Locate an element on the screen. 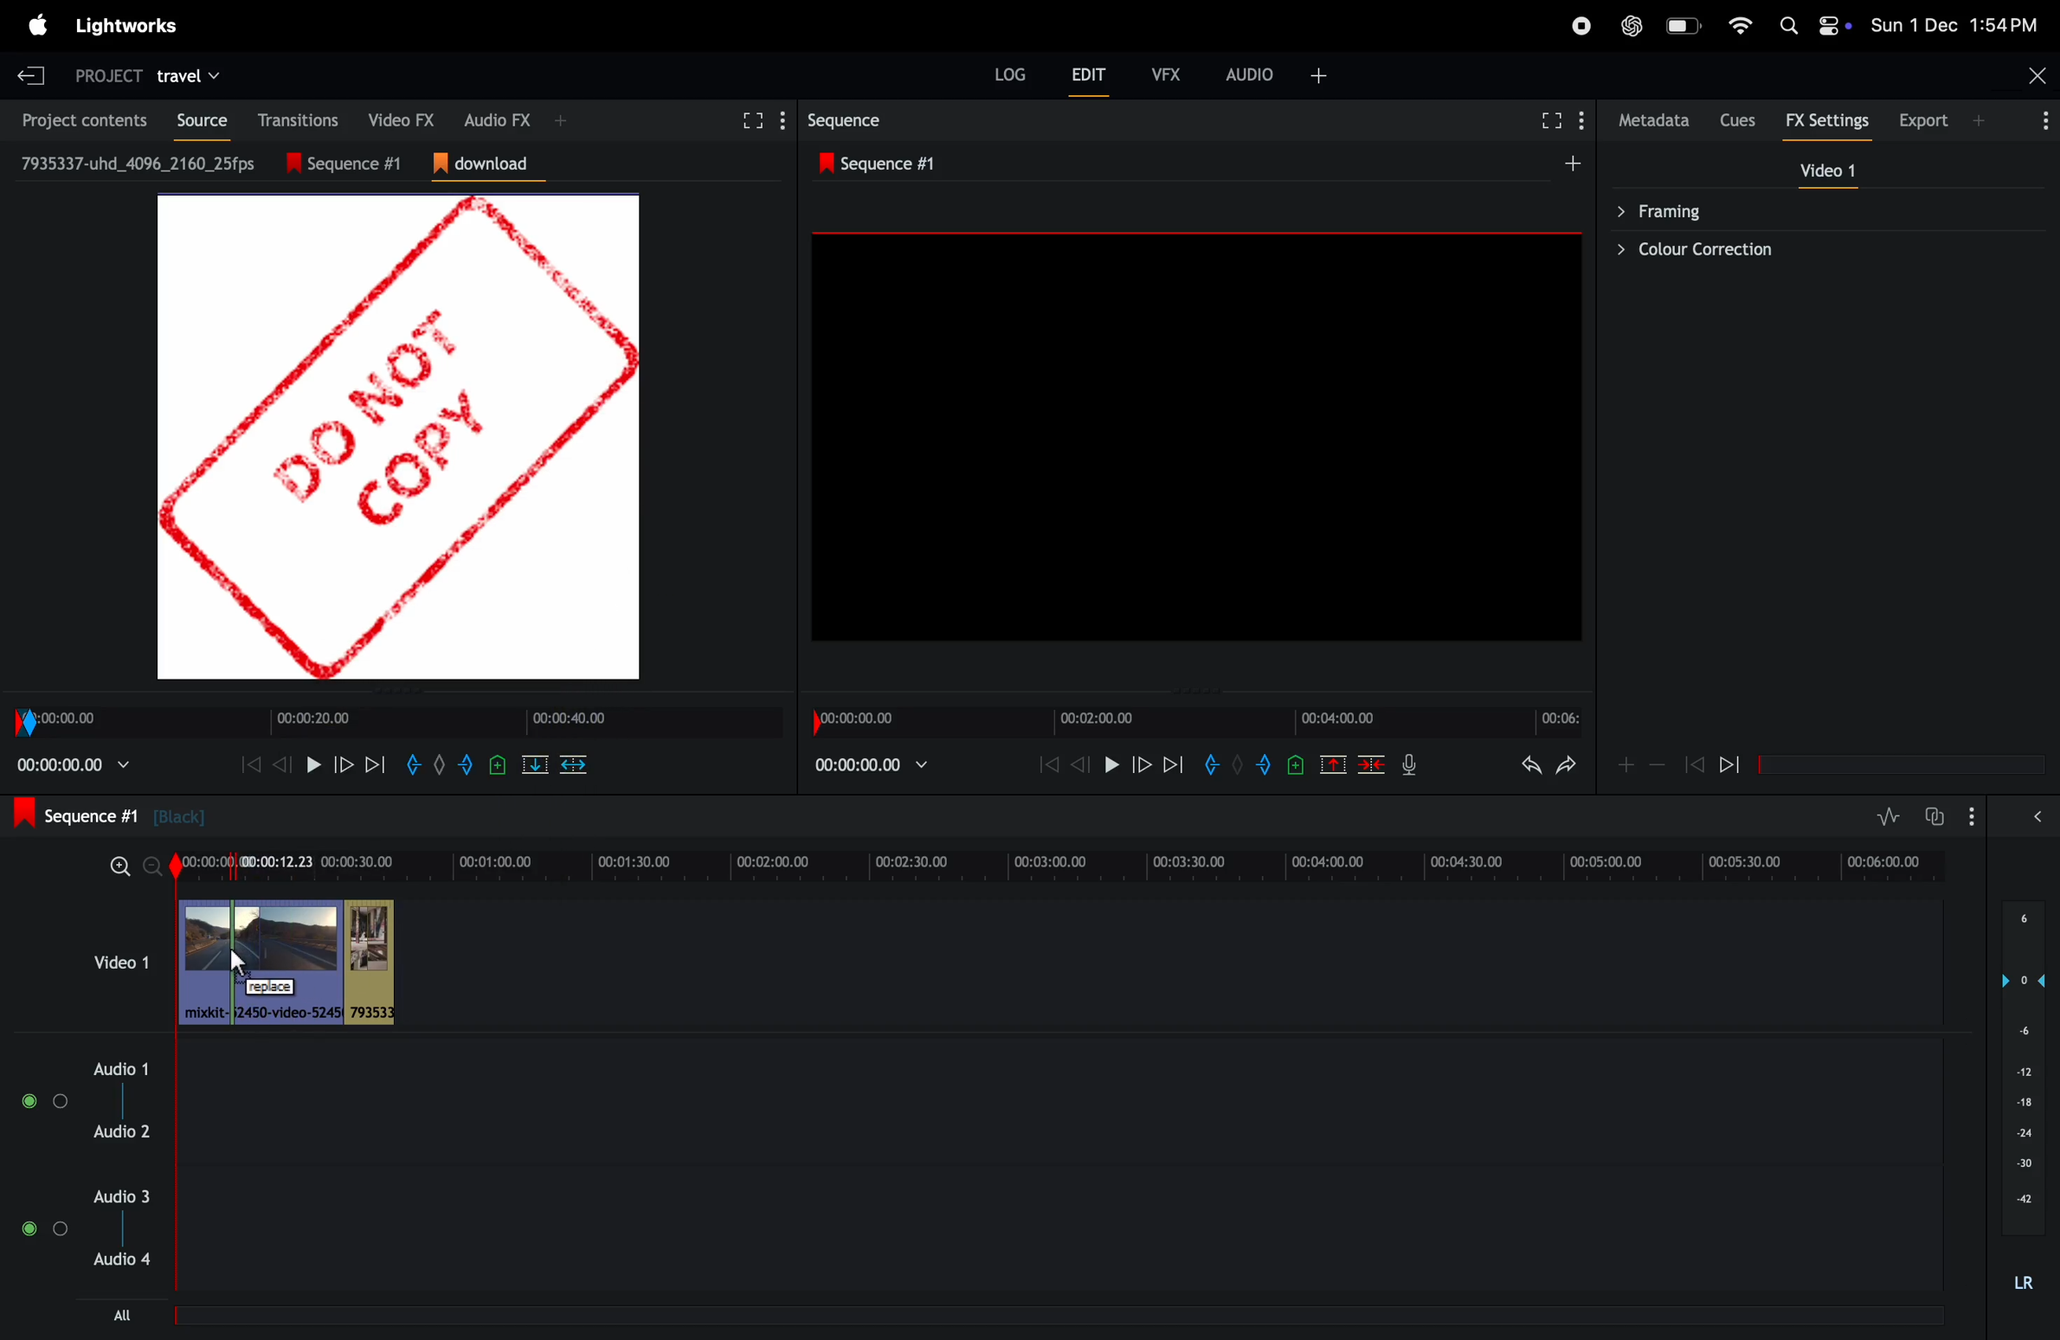 The height and width of the screenshot is (1340, 2060). Horizontal slide bar is located at coordinates (1902, 765).